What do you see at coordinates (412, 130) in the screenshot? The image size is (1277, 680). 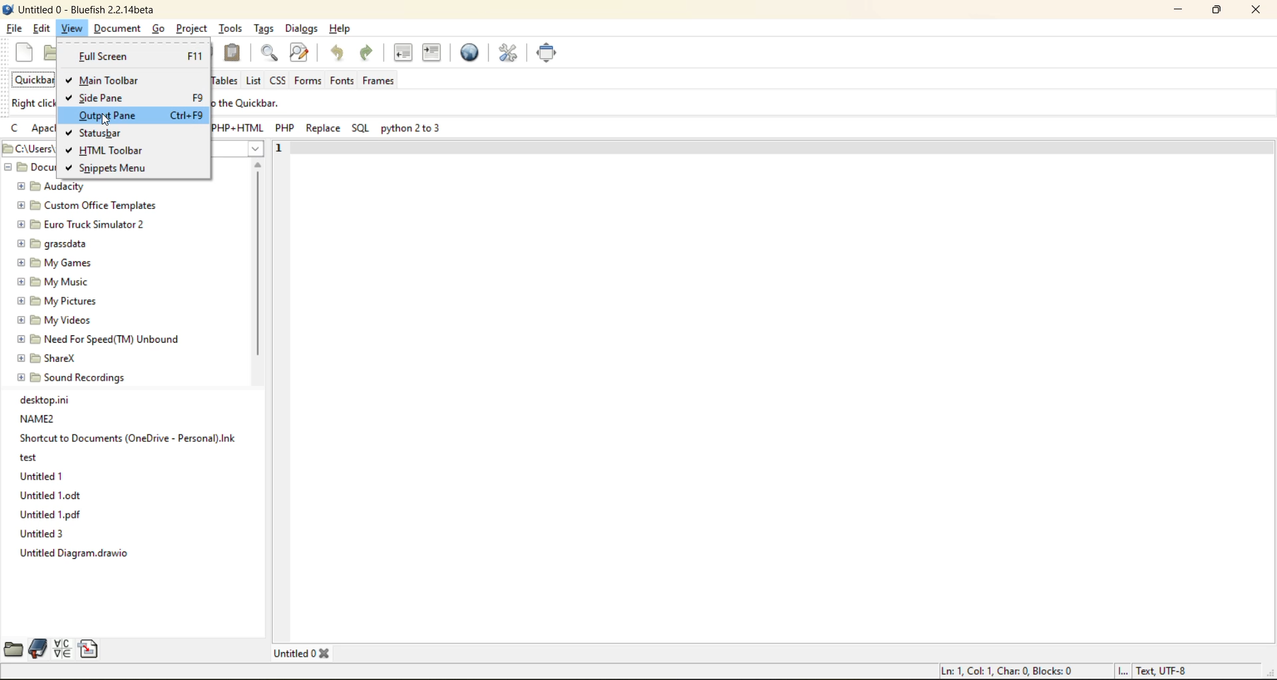 I see `python 2 to 3` at bounding box center [412, 130].